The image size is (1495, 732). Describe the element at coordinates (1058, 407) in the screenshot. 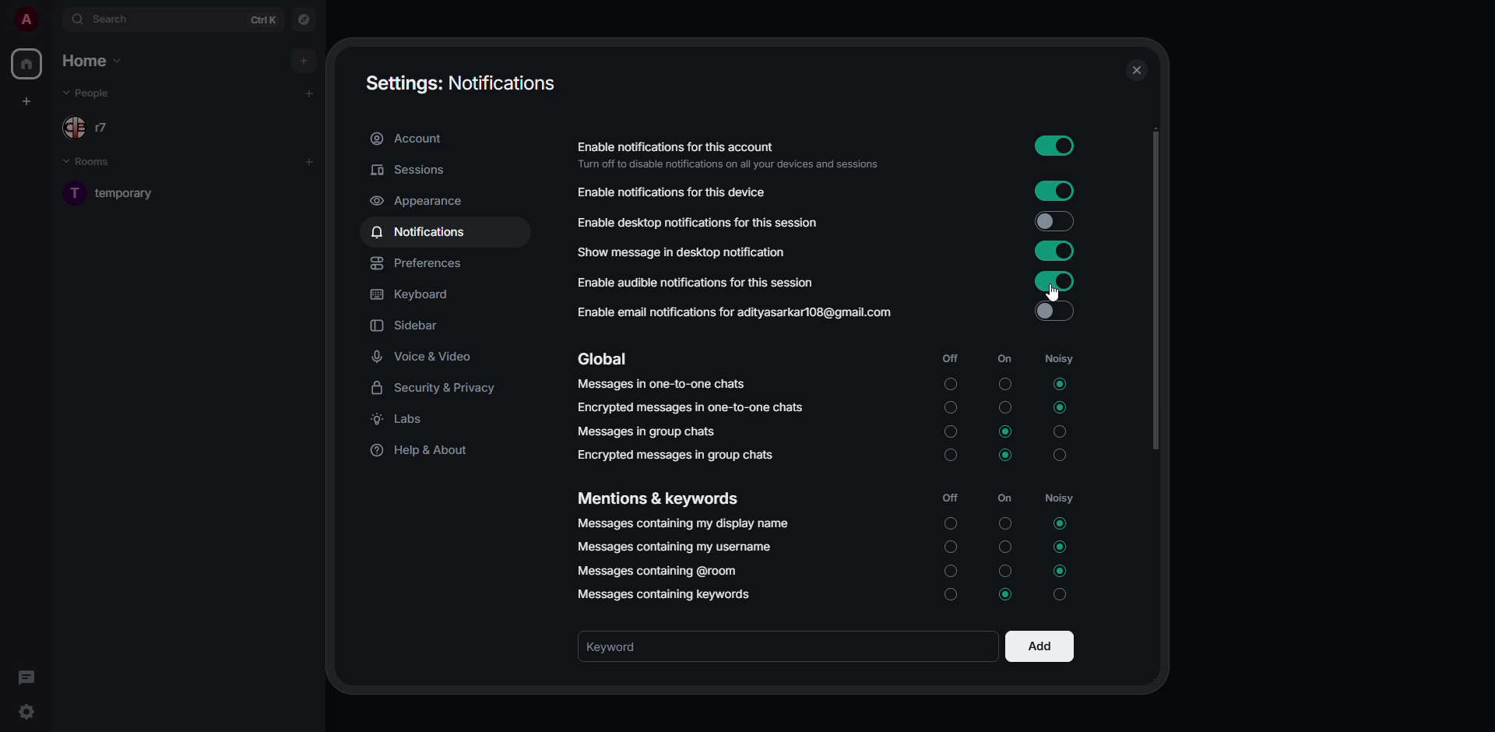

I see `selected` at that location.